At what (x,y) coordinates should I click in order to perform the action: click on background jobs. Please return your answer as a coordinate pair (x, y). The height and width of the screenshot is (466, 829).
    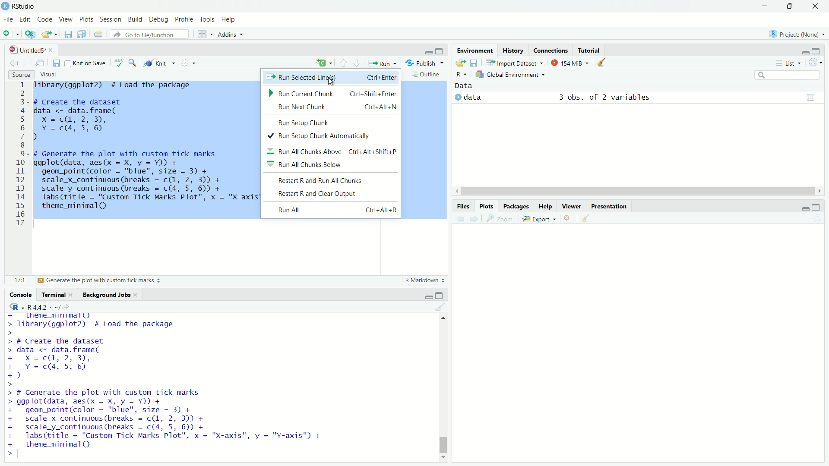
    Looking at the image, I should click on (108, 295).